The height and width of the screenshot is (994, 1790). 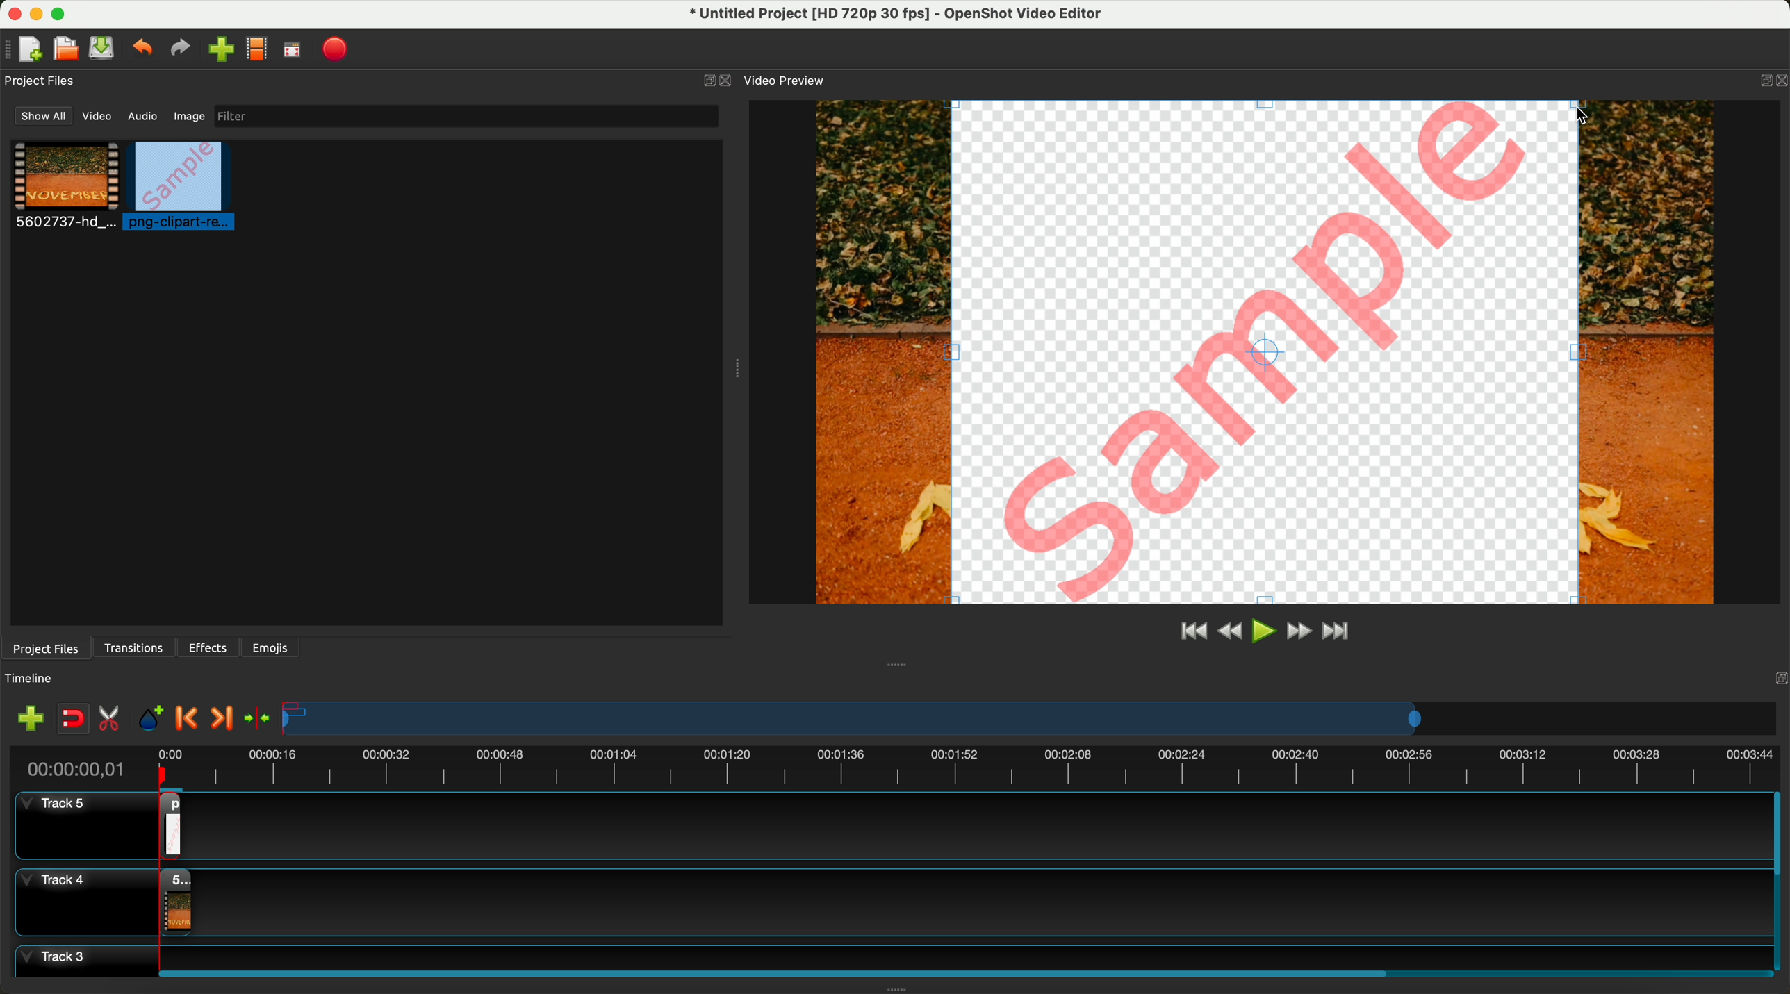 What do you see at coordinates (11, 12) in the screenshot?
I see `close program` at bounding box center [11, 12].